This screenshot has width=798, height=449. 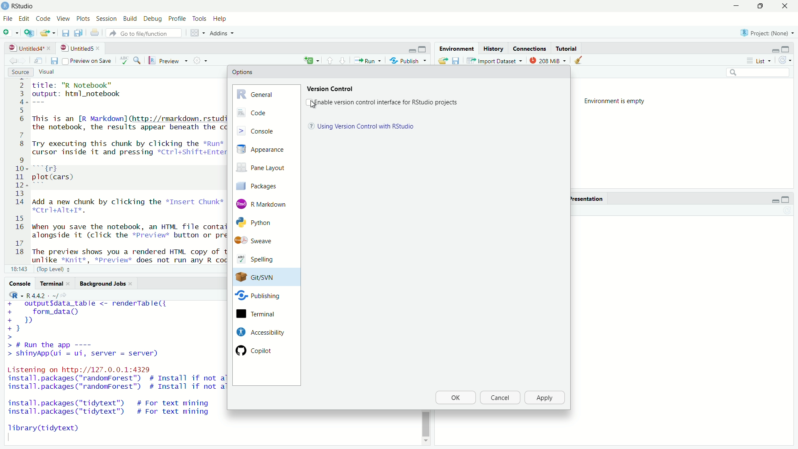 I want to click on vertical scrollbar, so click(x=426, y=424).